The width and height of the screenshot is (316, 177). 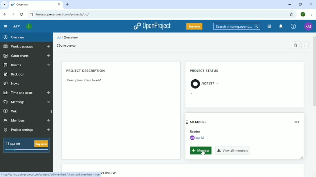 What do you see at coordinates (236, 27) in the screenshot?
I see `Search ` at bounding box center [236, 27].